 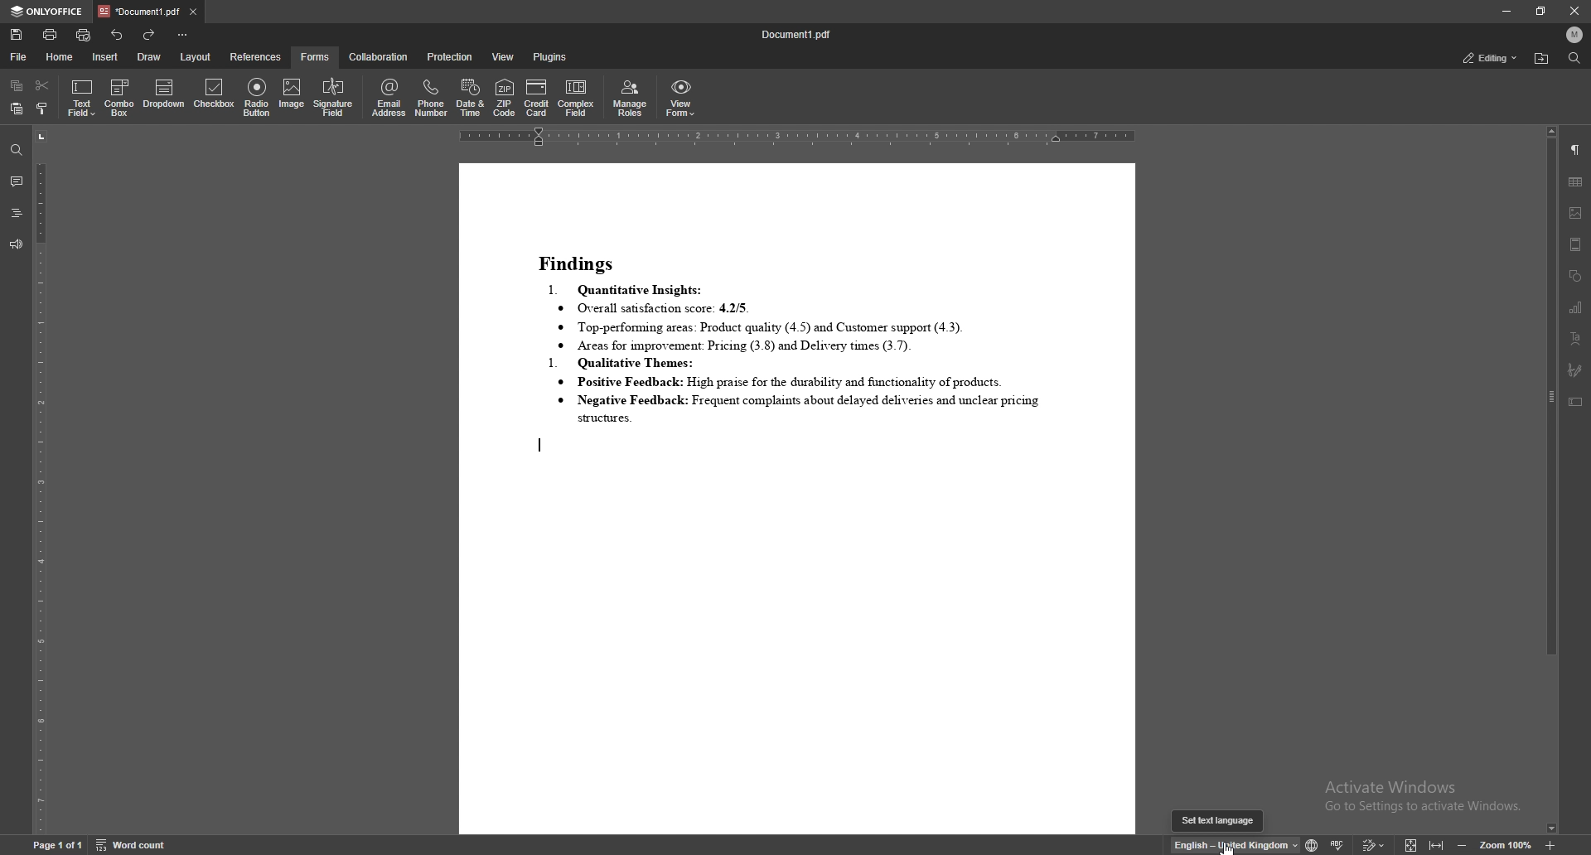 What do you see at coordinates (681, 99) in the screenshot?
I see `view form` at bounding box center [681, 99].